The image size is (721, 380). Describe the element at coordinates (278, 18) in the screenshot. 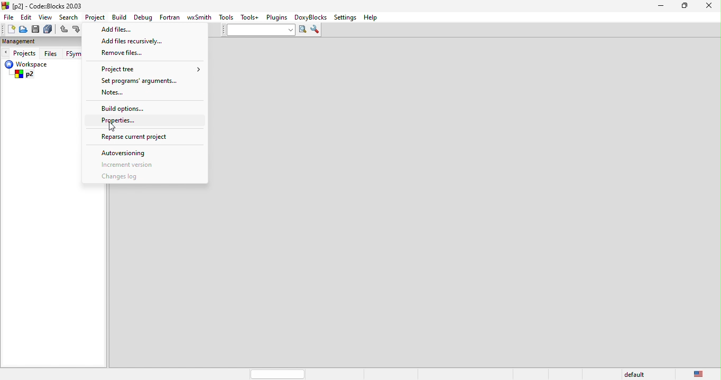

I see `plugins` at that location.